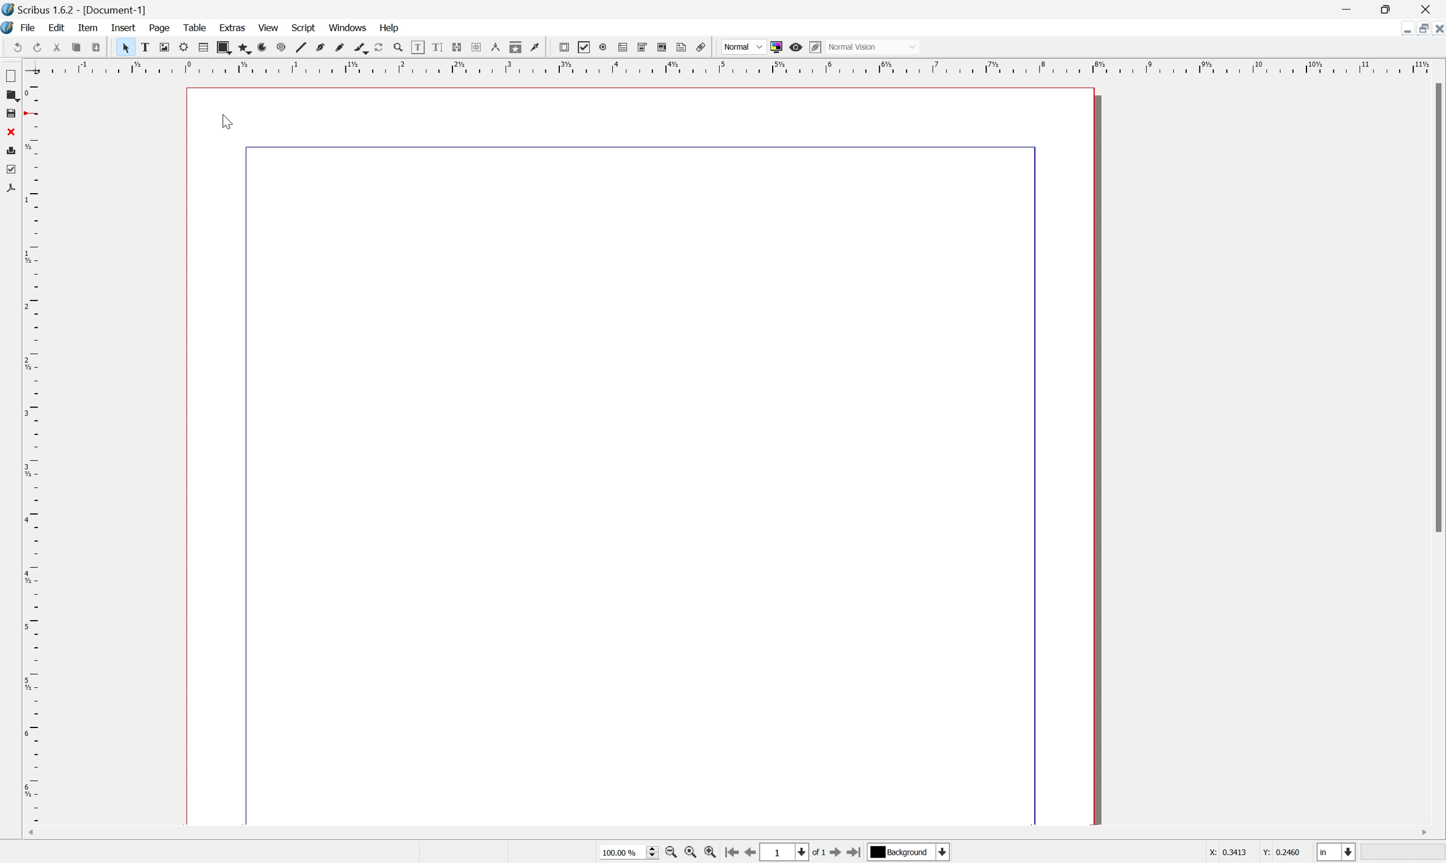 The height and width of the screenshot is (863, 1446). I want to click on freehand line, so click(475, 46).